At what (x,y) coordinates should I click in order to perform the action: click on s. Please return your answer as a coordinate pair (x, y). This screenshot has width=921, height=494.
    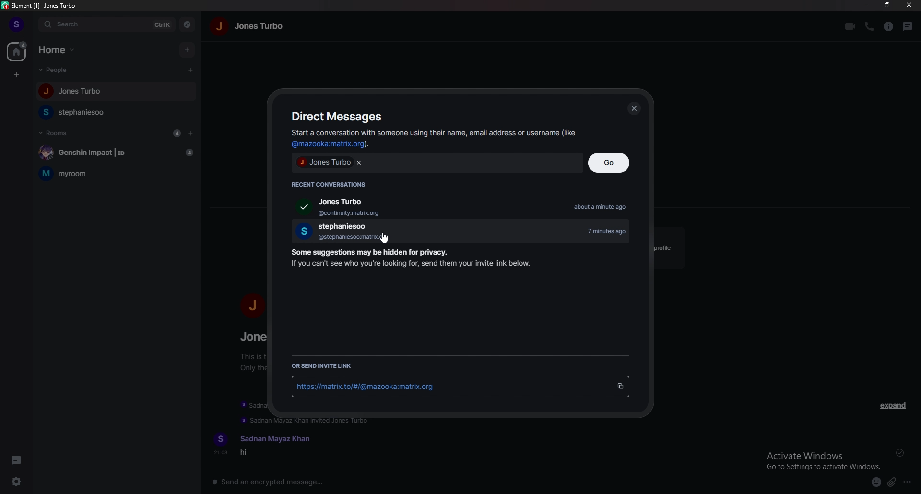
    Looking at the image, I should click on (221, 436).